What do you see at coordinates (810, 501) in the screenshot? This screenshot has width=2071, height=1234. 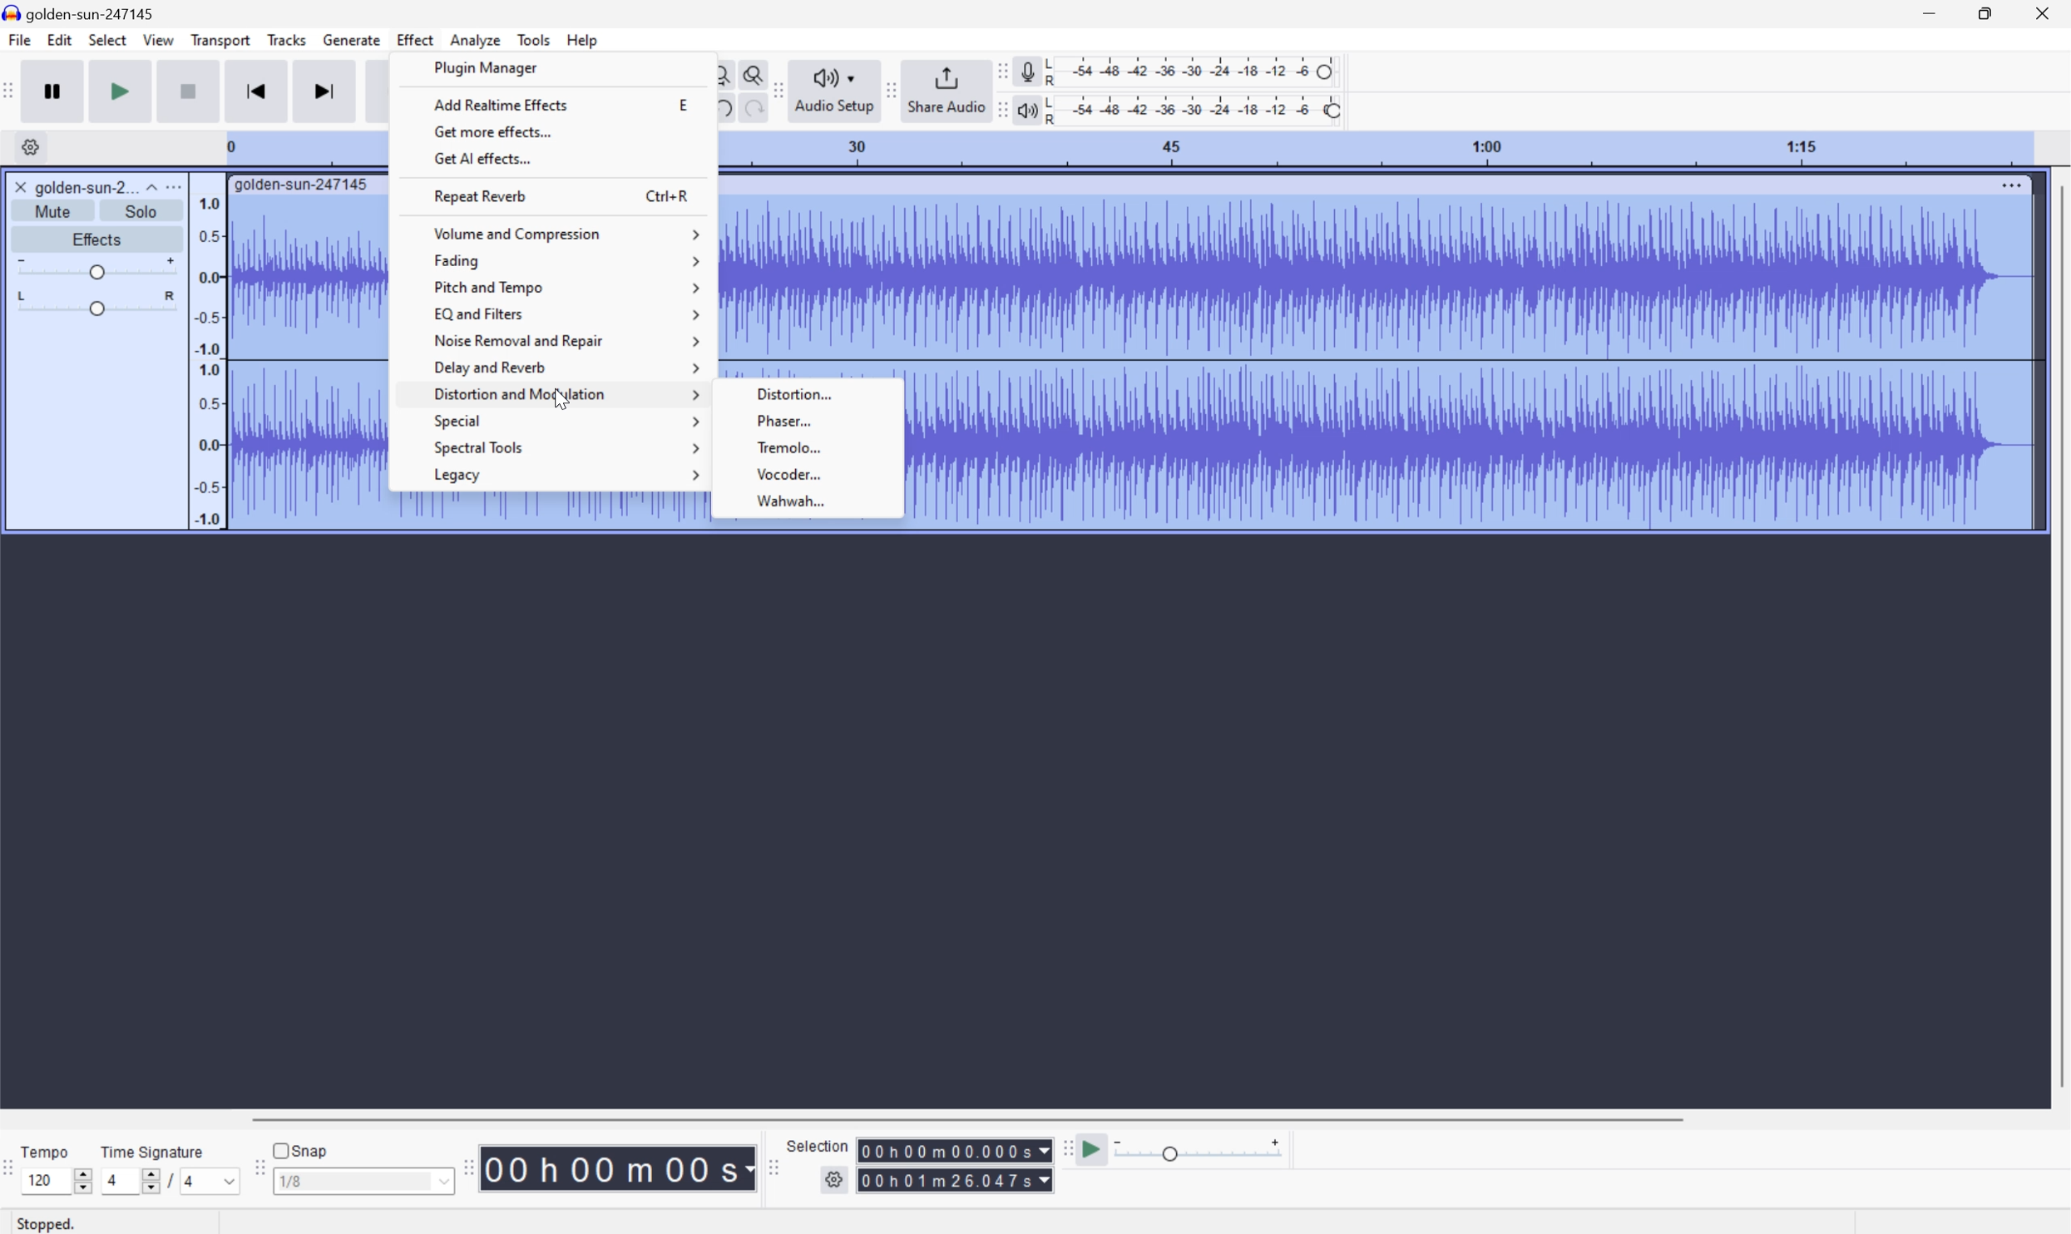 I see `Wahwah...` at bounding box center [810, 501].